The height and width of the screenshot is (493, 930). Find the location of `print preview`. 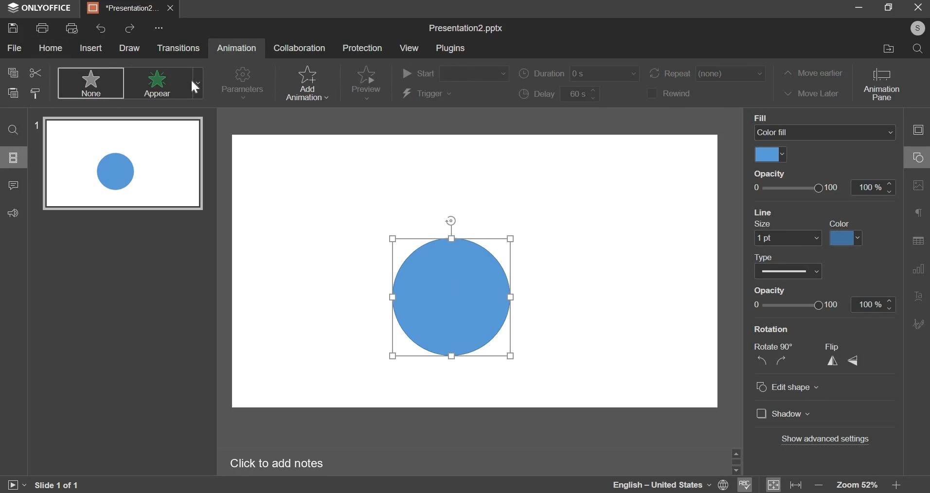

print preview is located at coordinates (73, 28).